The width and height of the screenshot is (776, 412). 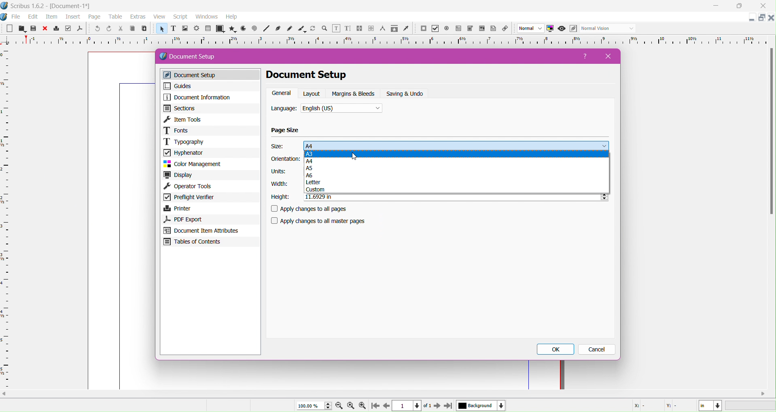 What do you see at coordinates (312, 209) in the screenshot?
I see `Apply changes to all pages - enable/disable` at bounding box center [312, 209].